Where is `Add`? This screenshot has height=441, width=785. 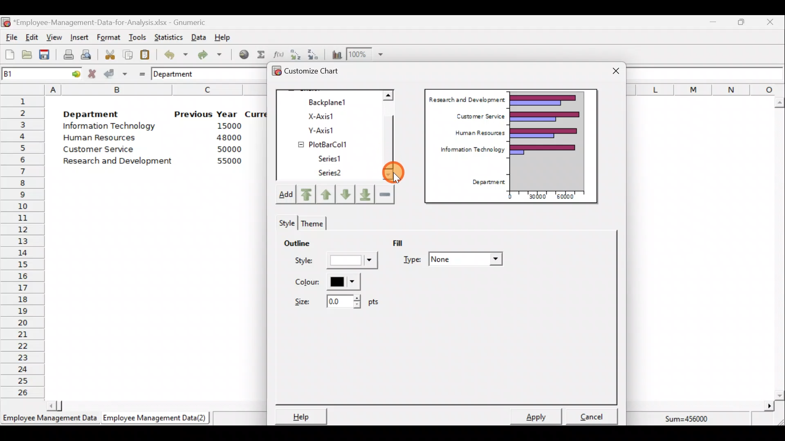 Add is located at coordinates (285, 196).